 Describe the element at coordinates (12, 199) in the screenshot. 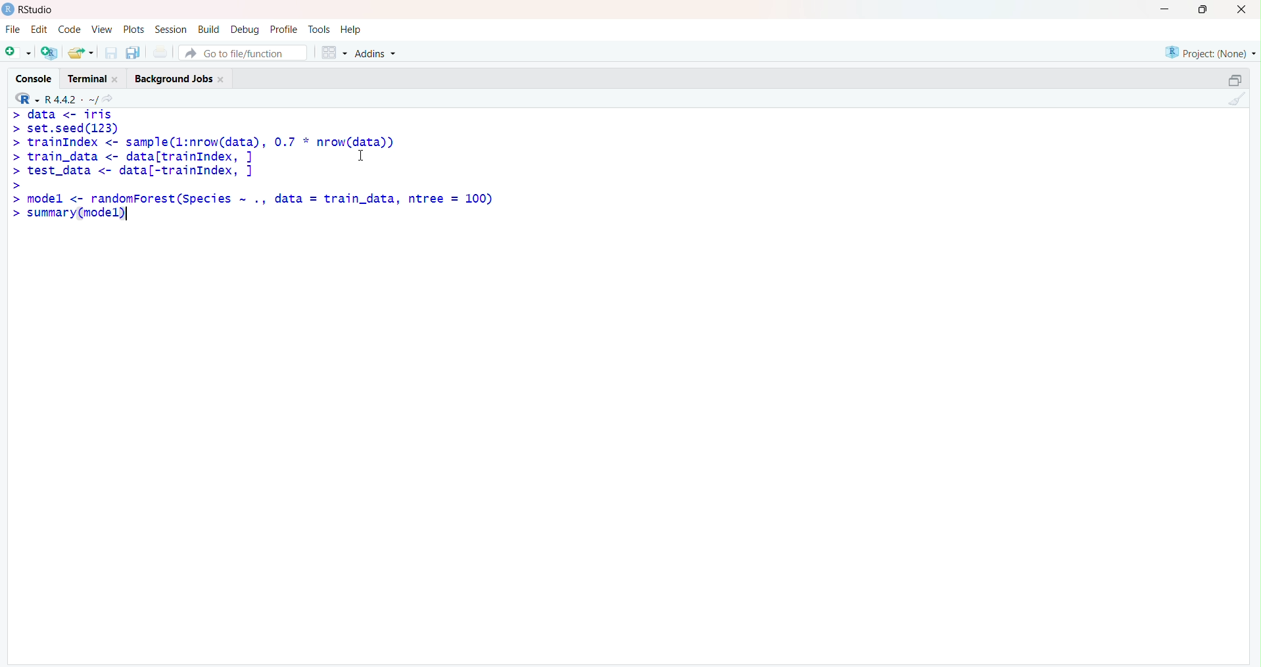

I see `Prompt cursor` at that location.